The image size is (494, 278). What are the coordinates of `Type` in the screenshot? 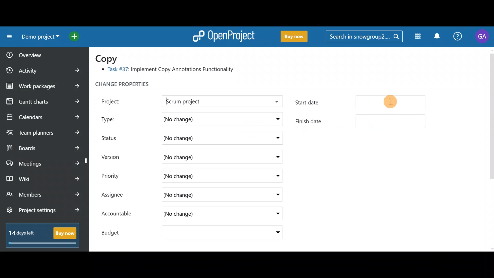 It's located at (114, 118).